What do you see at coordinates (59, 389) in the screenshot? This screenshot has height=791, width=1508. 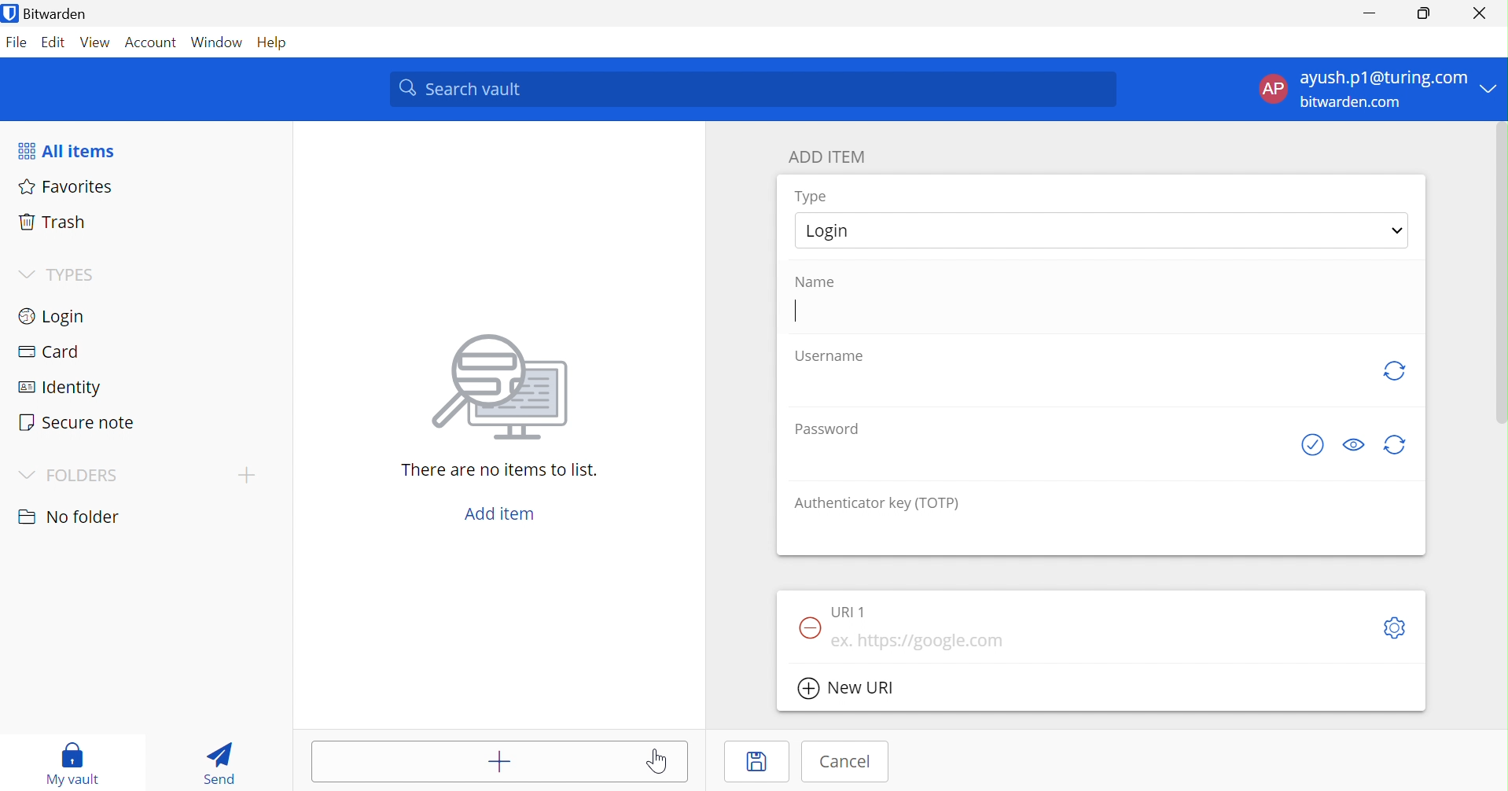 I see `Identify` at bounding box center [59, 389].